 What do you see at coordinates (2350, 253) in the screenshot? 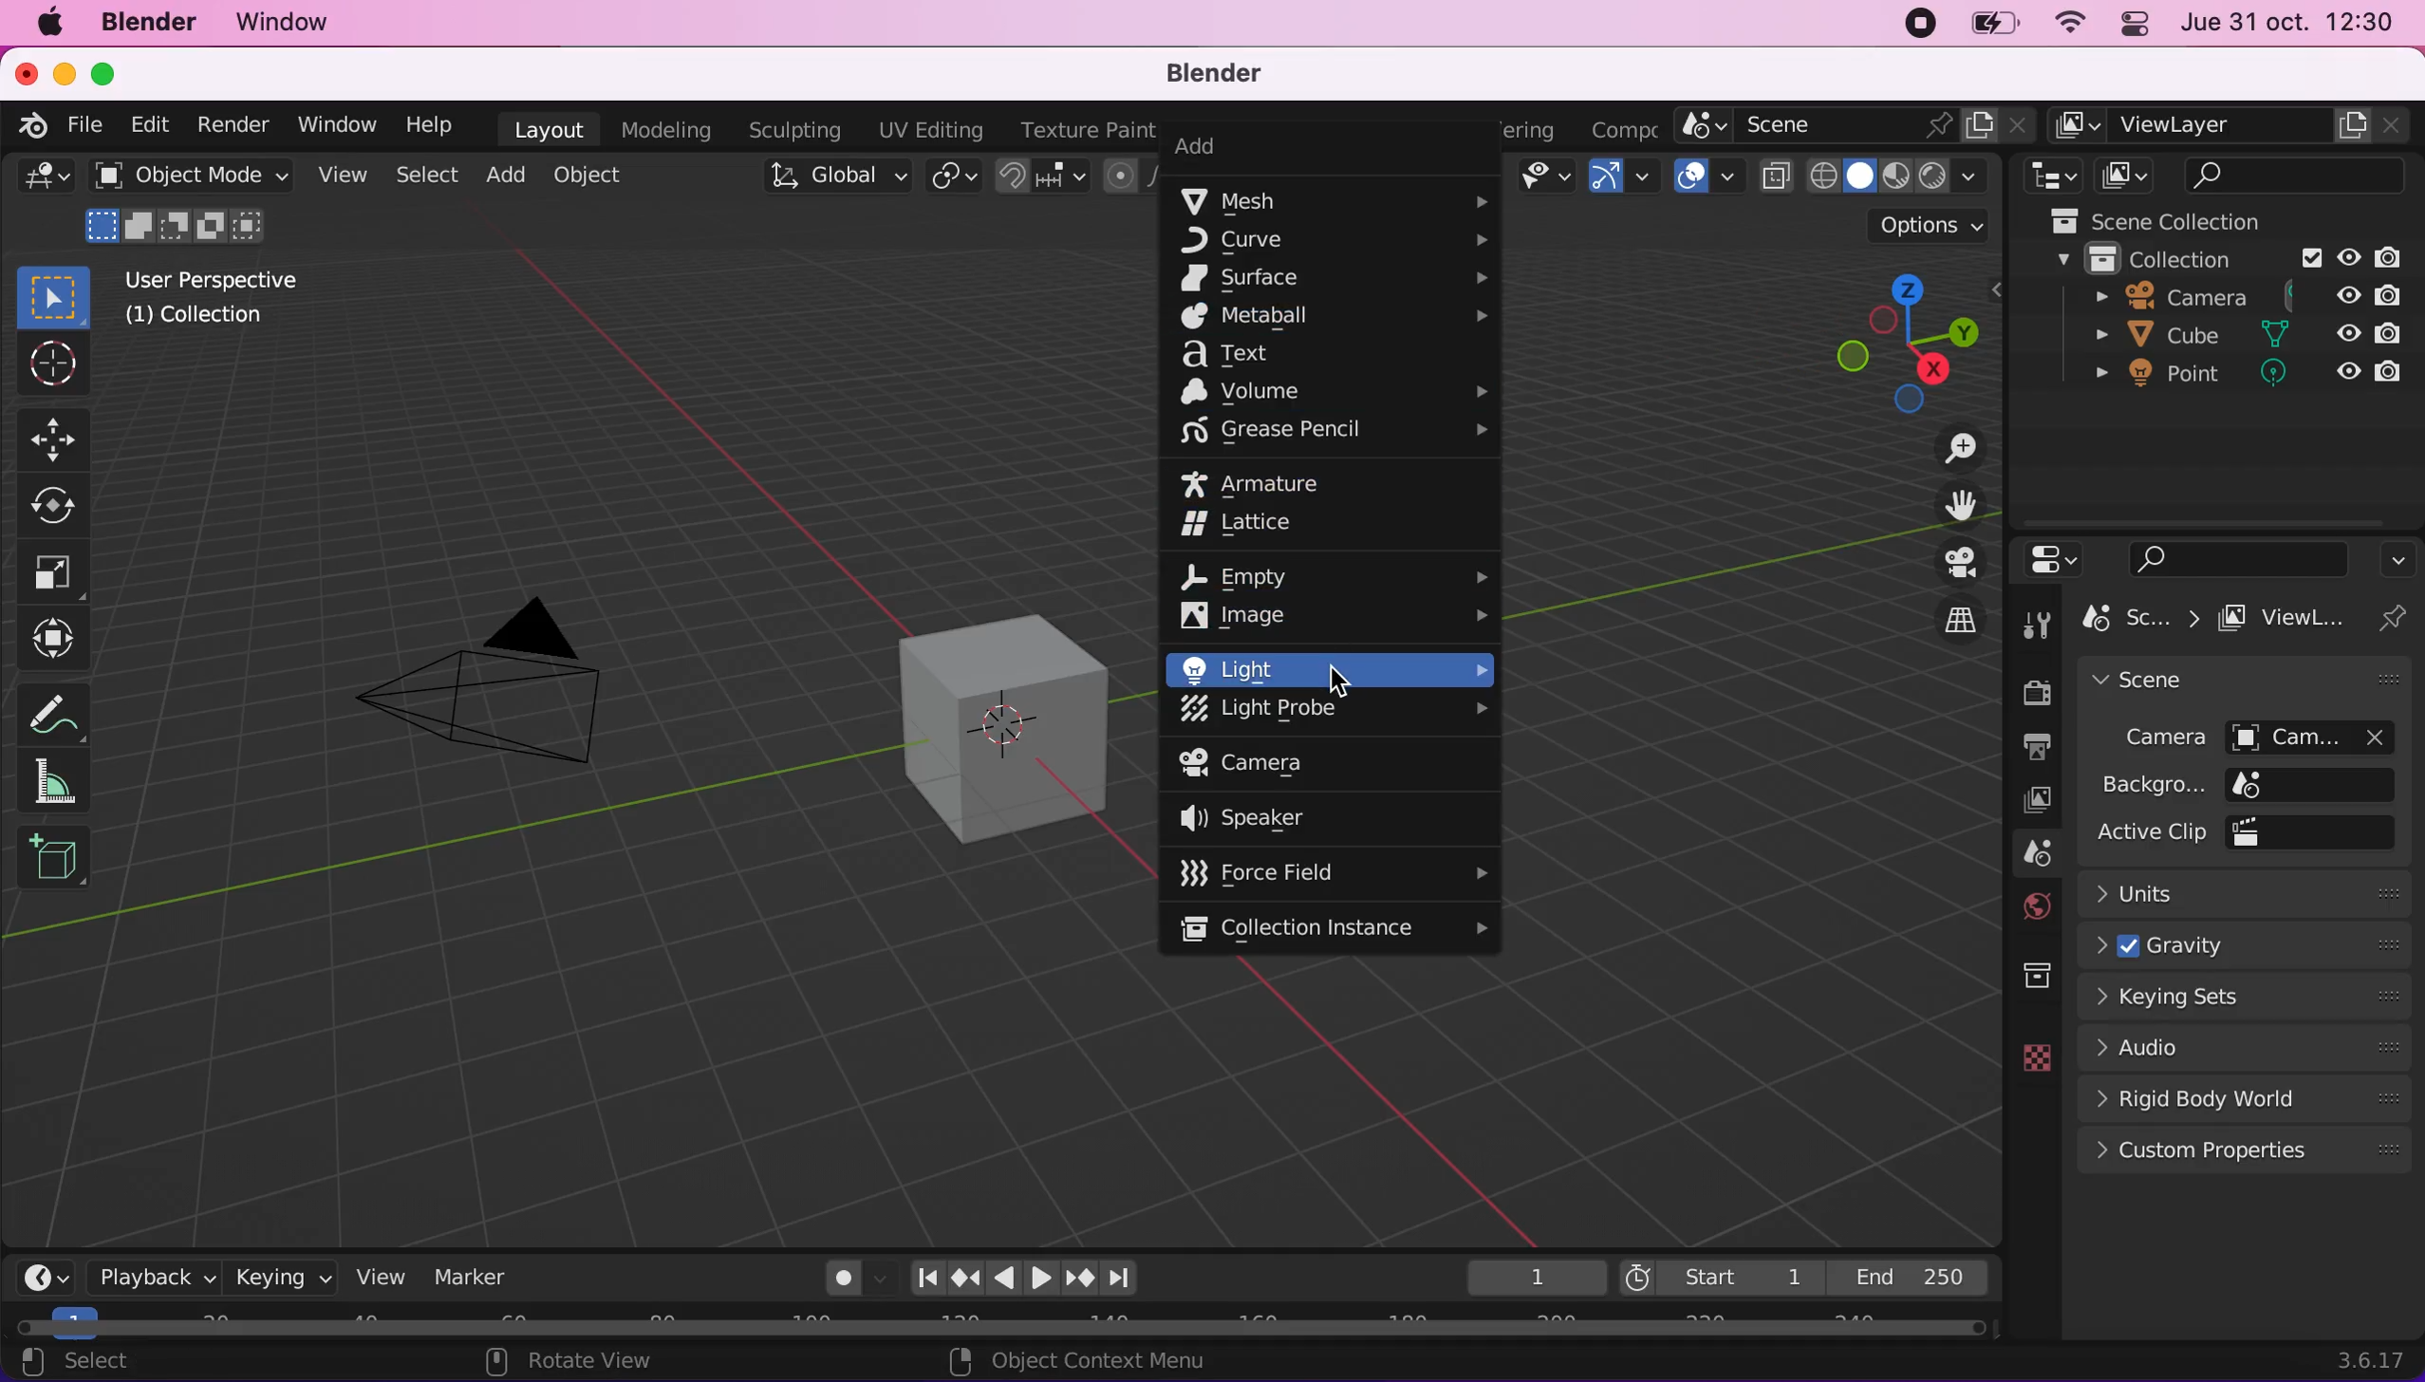
I see `hide in viewpoint` at bounding box center [2350, 253].